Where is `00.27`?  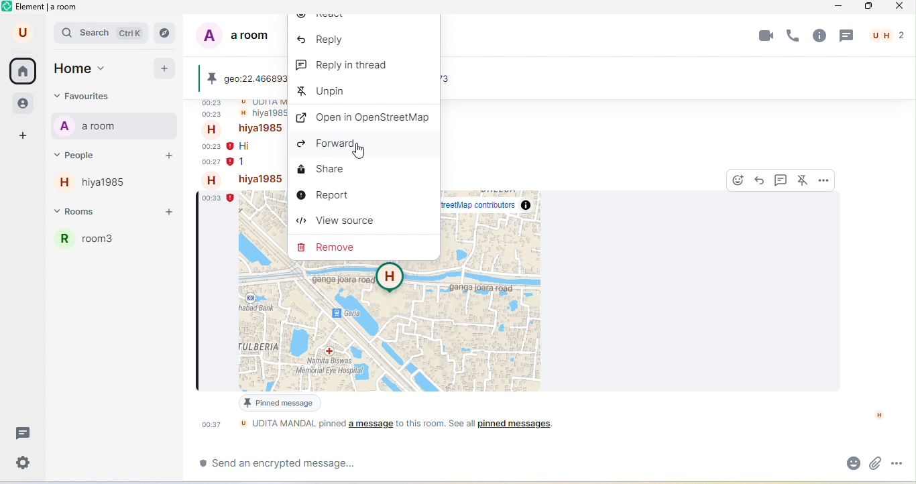 00.27 is located at coordinates (210, 163).